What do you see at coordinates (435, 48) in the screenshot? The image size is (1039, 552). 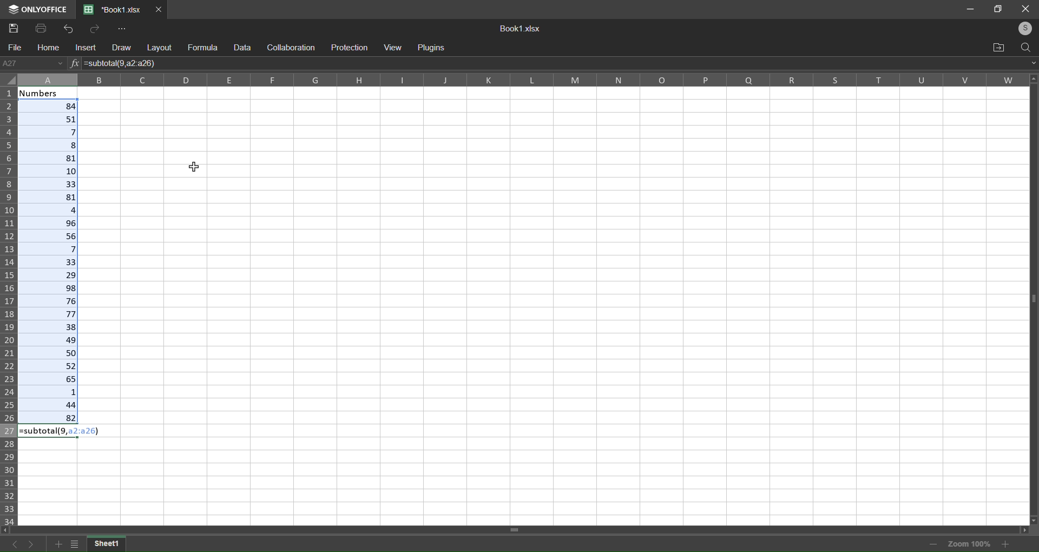 I see `Plugins` at bounding box center [435, 48].